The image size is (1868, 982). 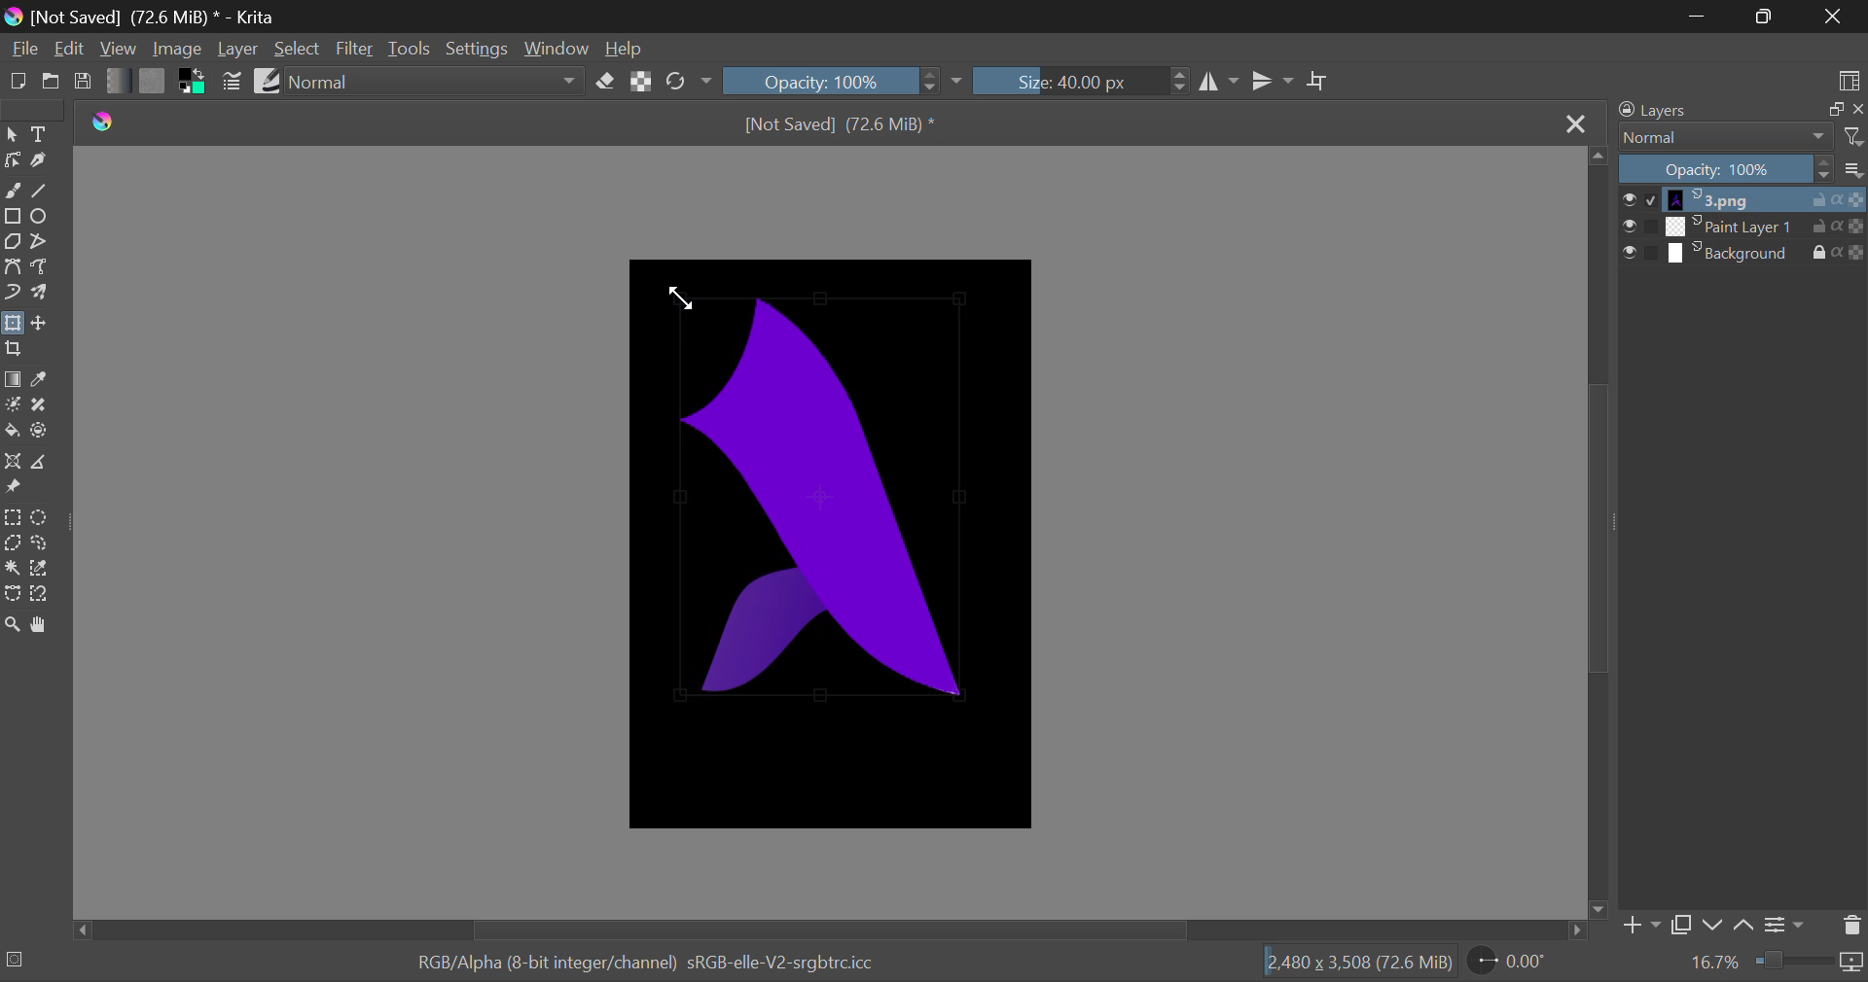 What do you see at coordinates (1743, 925) in the screenshot?
I see `up Movement of Layer` at bounding box center [1743, 925].